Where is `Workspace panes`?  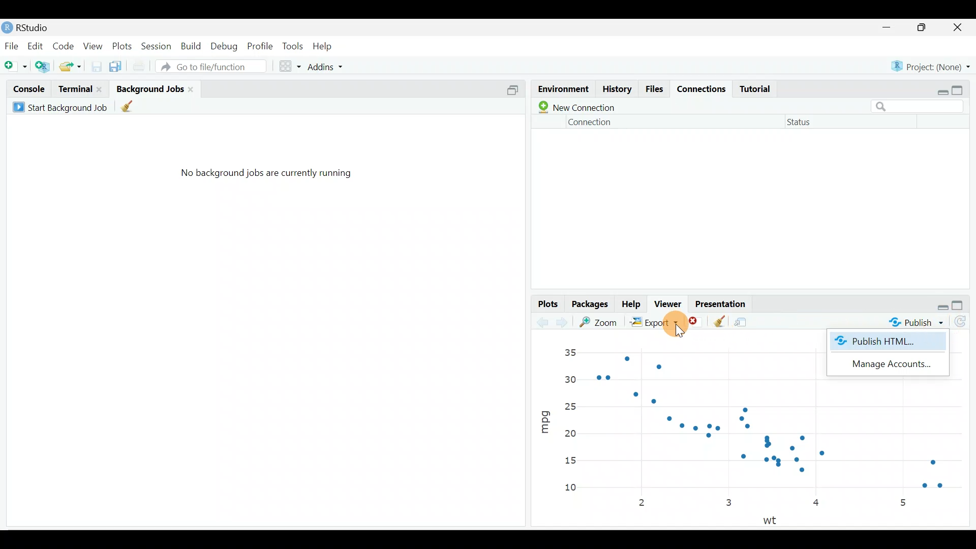
Workspace panes is located at coordinates (291, 65).